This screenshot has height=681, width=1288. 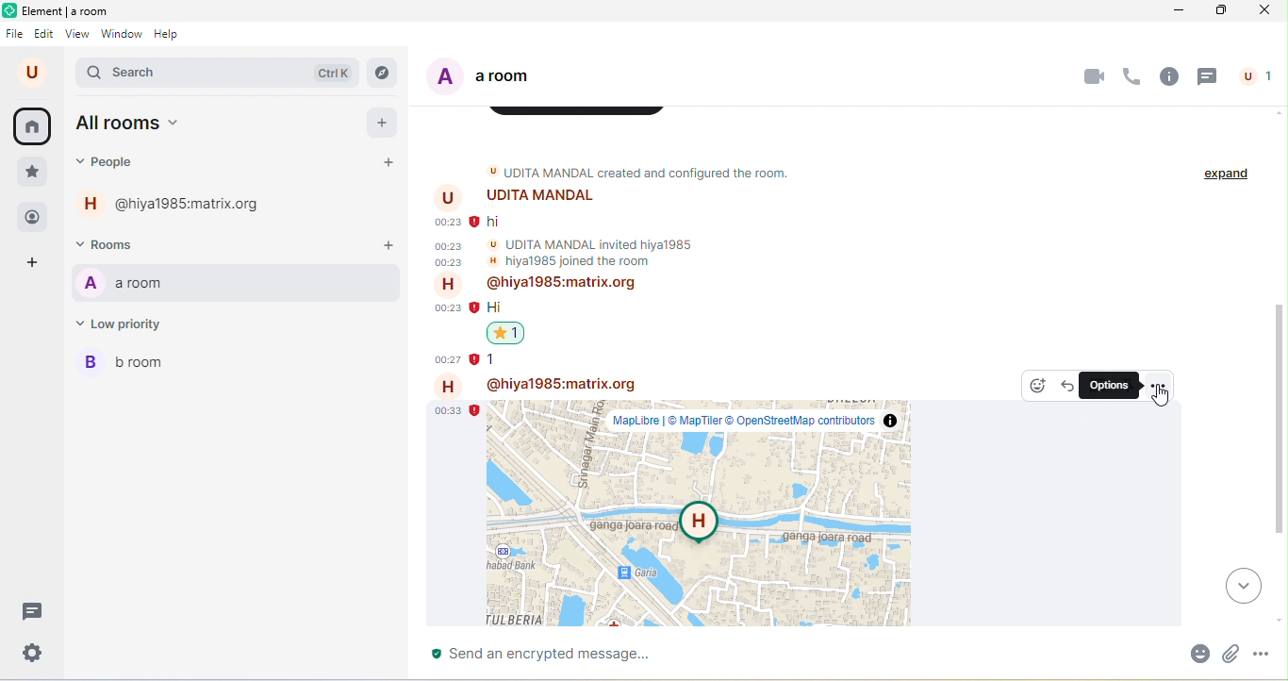 I want to click on drop down, so click(x=1243, y=588).